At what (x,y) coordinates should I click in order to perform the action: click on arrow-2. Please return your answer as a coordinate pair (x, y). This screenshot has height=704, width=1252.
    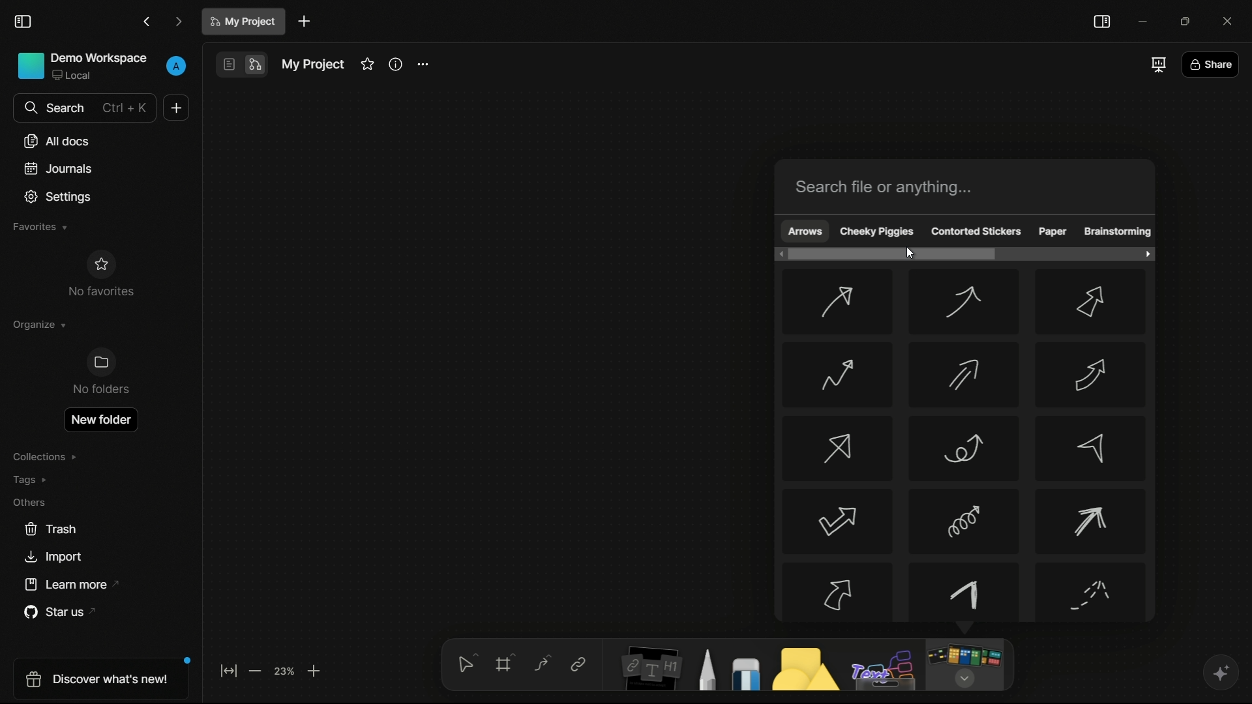
    Looking at the image, I should click on (963, 303).